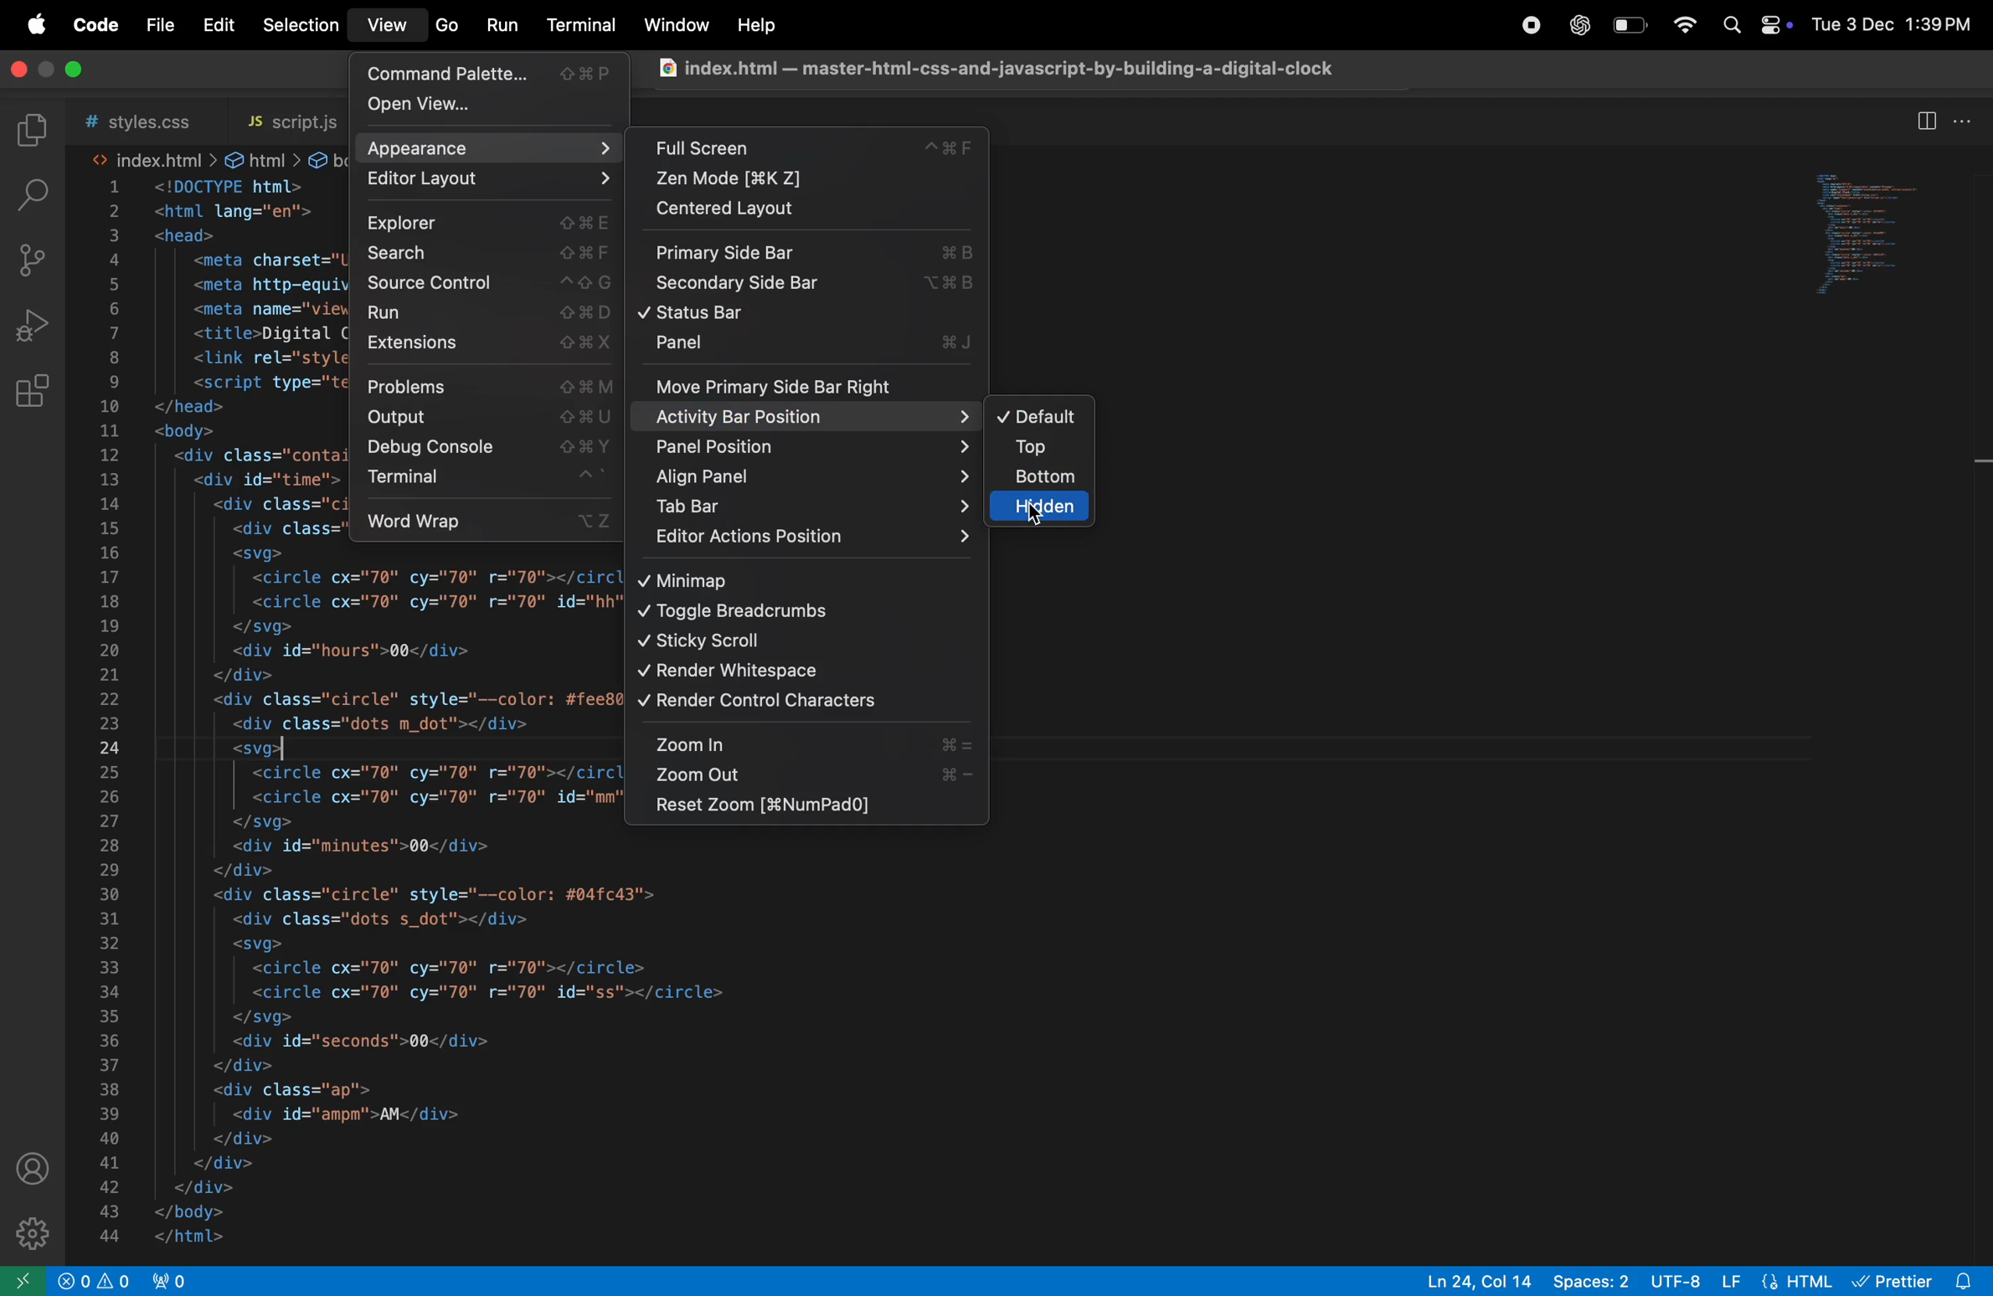 Image resolution: width=1993 pixels, height=1296 pixels. I want to click on searchbar, so click(28, 193).